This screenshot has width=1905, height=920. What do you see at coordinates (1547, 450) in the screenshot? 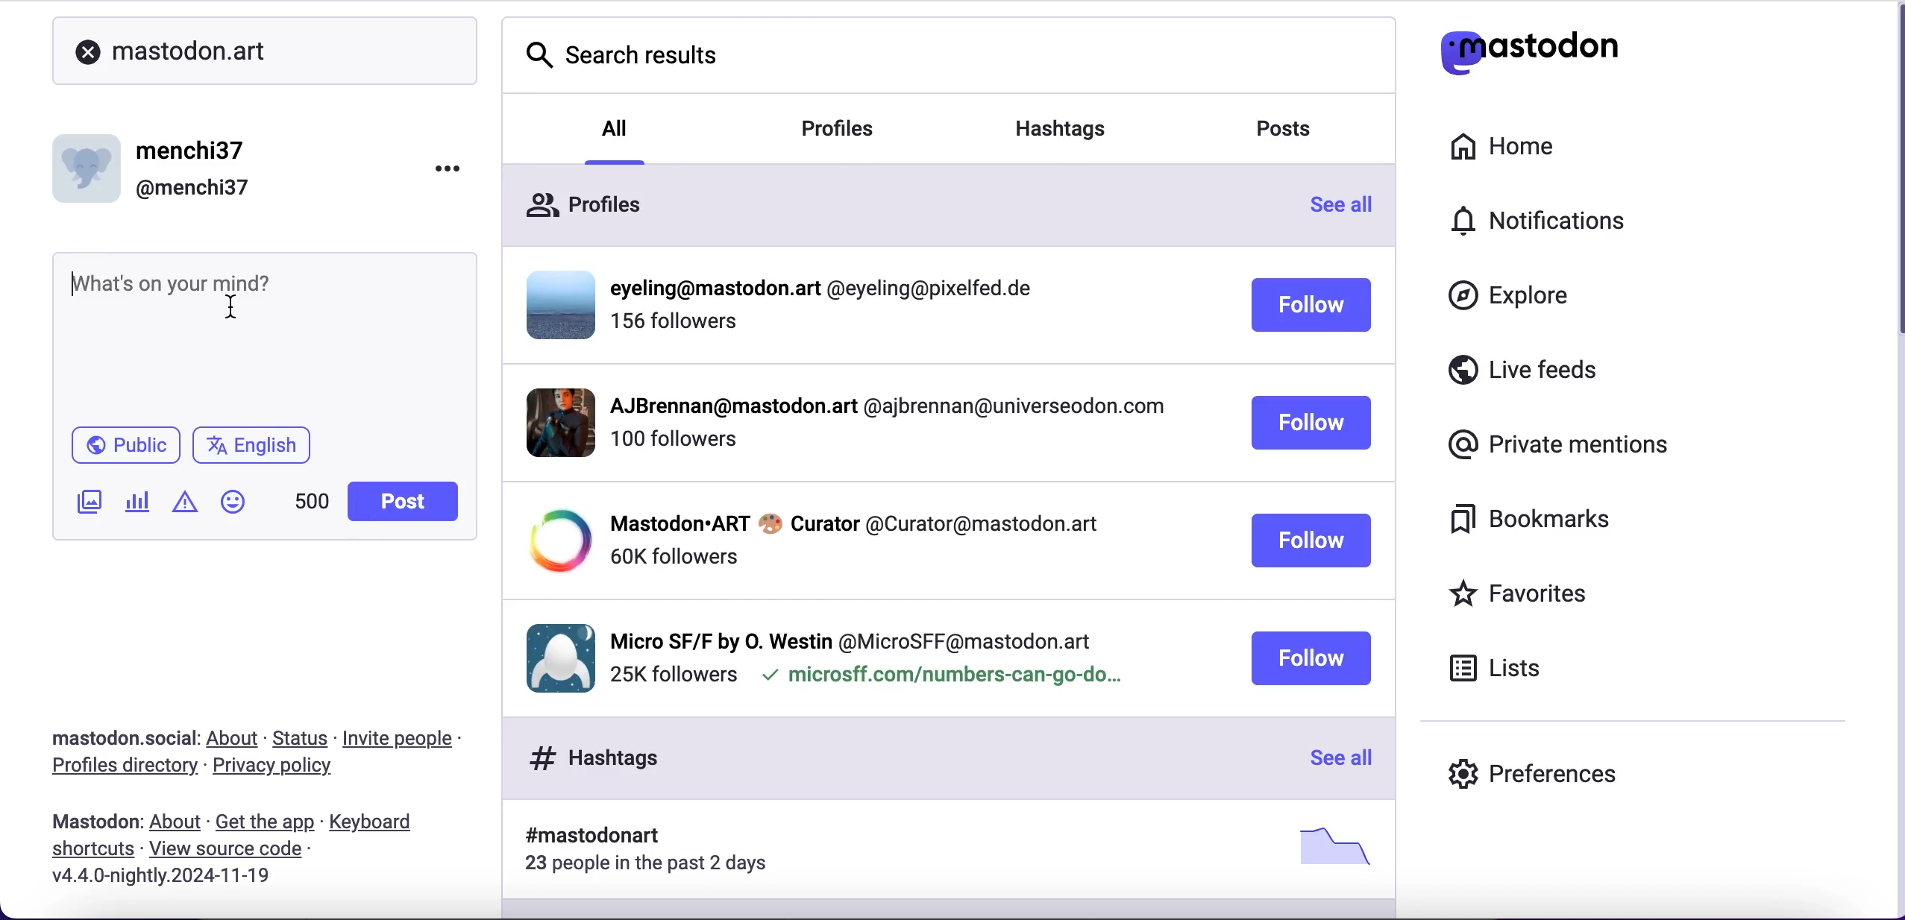
I see `private mentions` at bounding box center [1547, 450].